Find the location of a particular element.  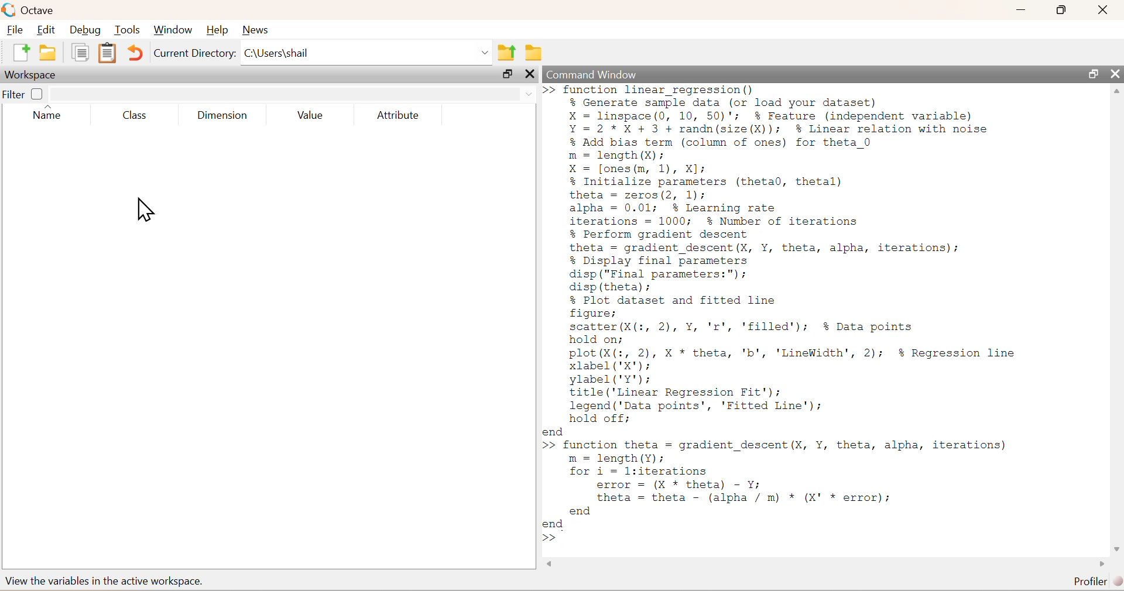

Name is located at coordinates (48, 114).